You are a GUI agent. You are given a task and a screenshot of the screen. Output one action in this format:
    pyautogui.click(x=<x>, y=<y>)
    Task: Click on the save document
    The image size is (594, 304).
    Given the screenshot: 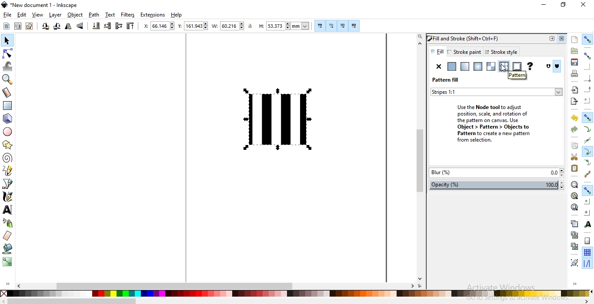 What is the action you would take?
    pyautogui.click(x=575, y=63)
    